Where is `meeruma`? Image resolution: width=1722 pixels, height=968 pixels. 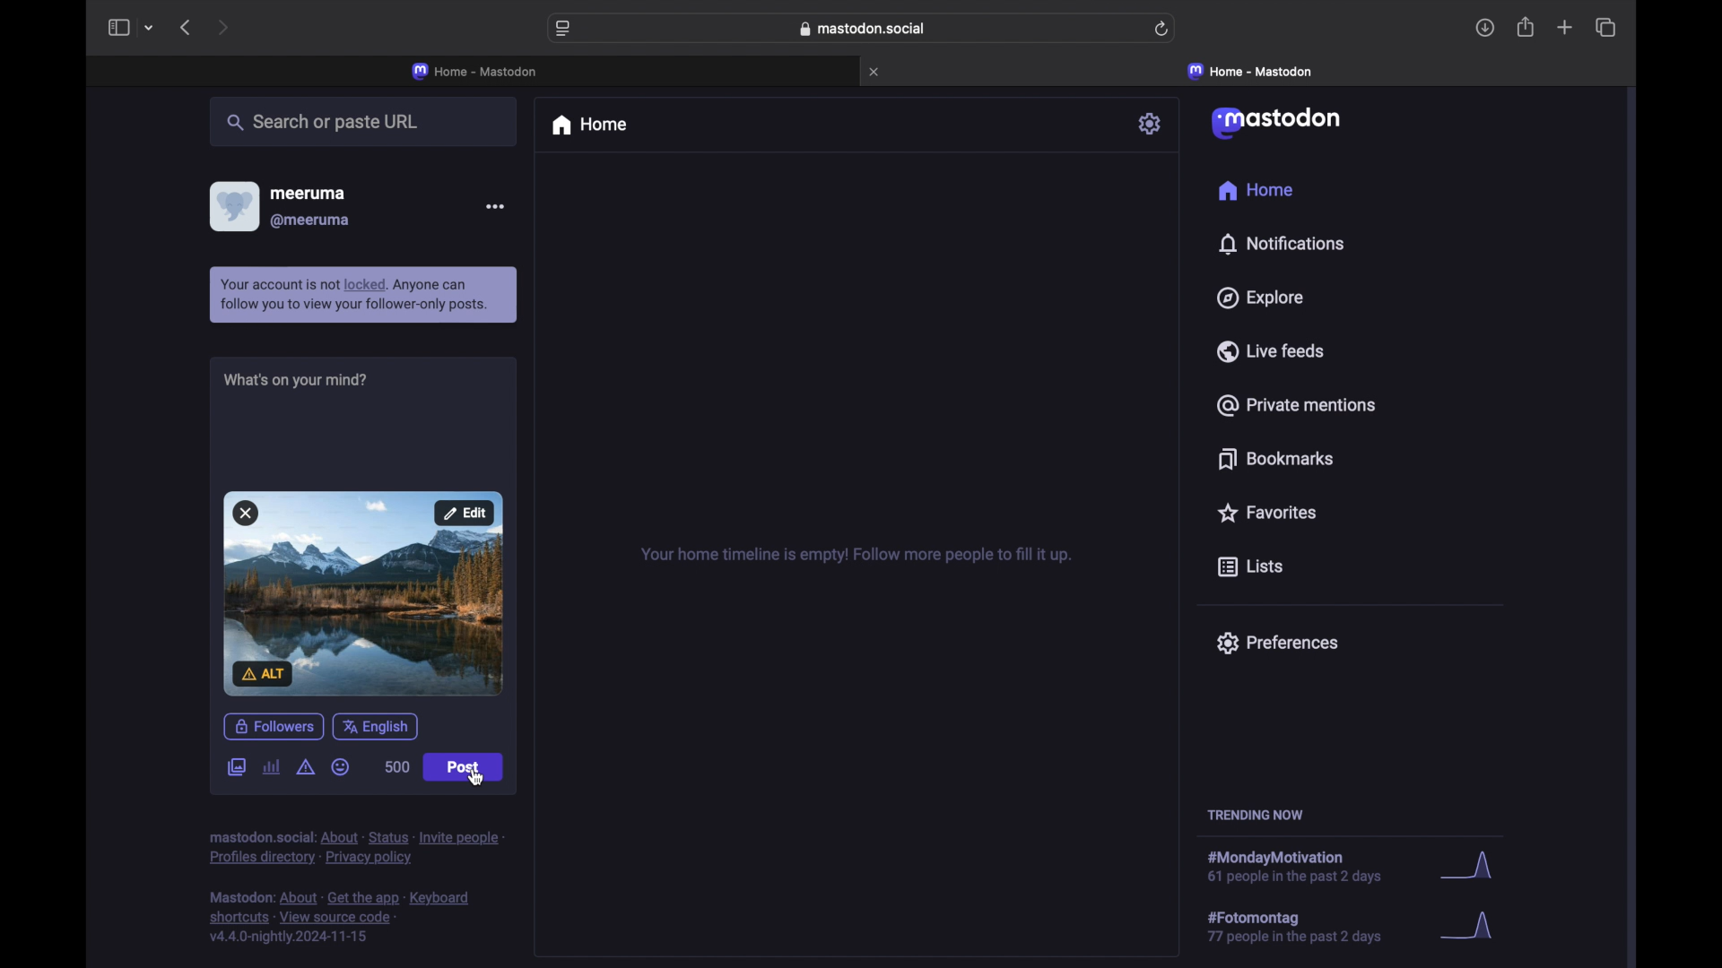
meeruma is located at coordinates (312, 194).